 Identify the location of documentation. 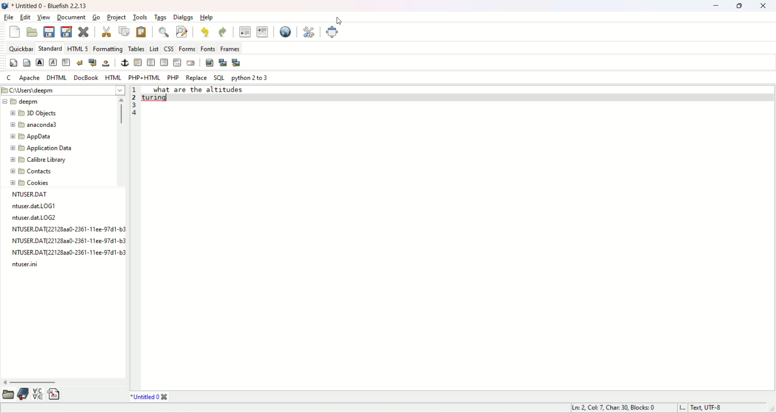
(22, 394).